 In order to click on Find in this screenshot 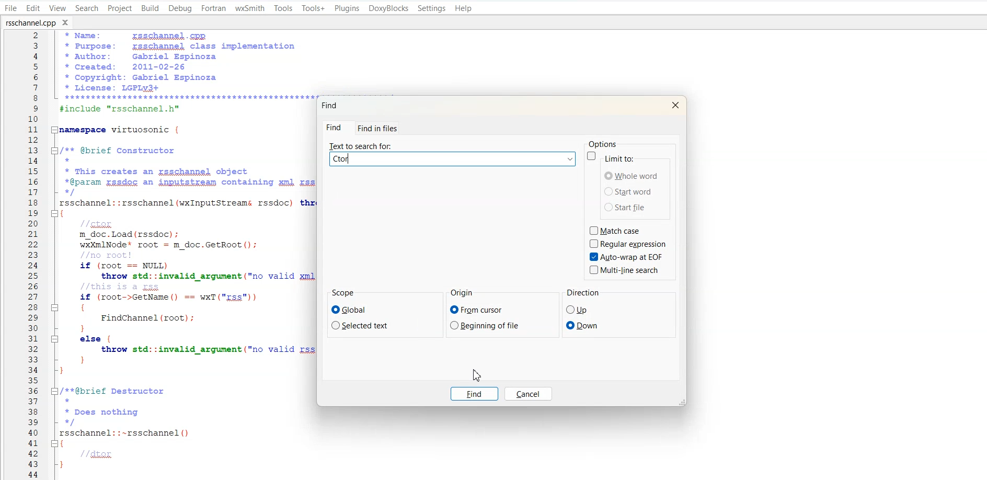, I will do `click(331, 106)`.